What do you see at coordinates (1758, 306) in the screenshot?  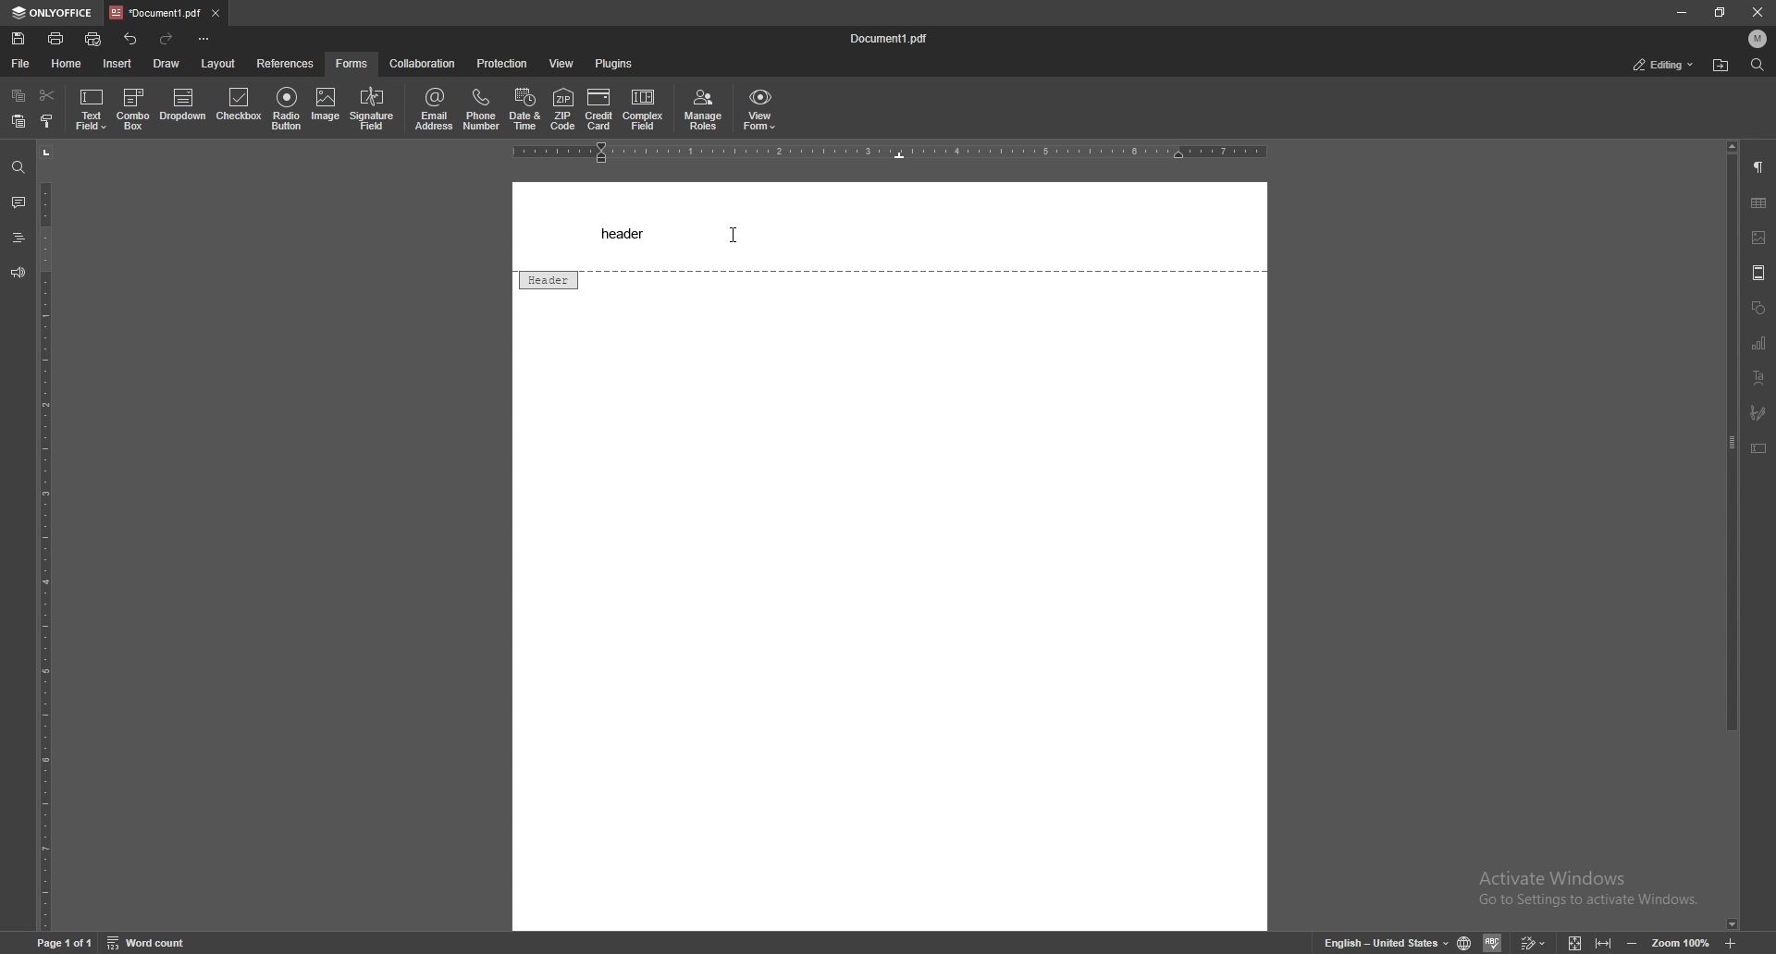 I see `shapes` at bounding box center [1758, 306].